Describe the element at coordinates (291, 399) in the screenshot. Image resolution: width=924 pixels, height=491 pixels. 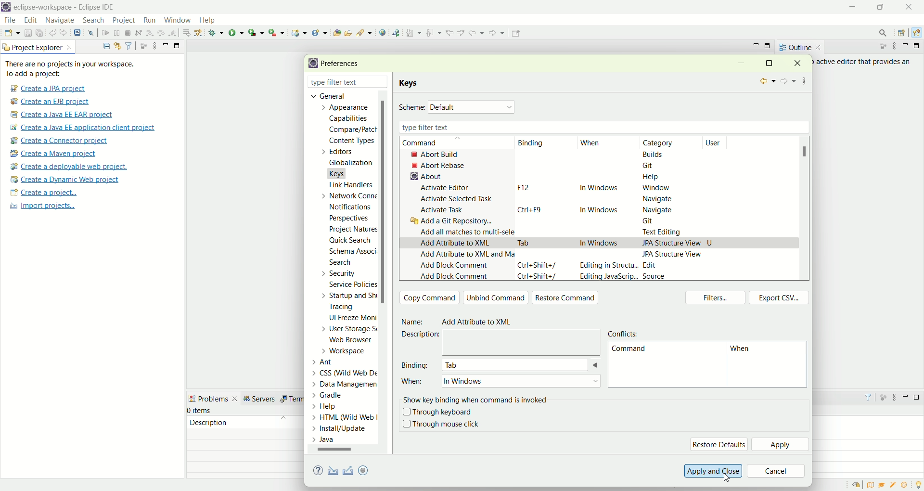
I see `term` at that location.